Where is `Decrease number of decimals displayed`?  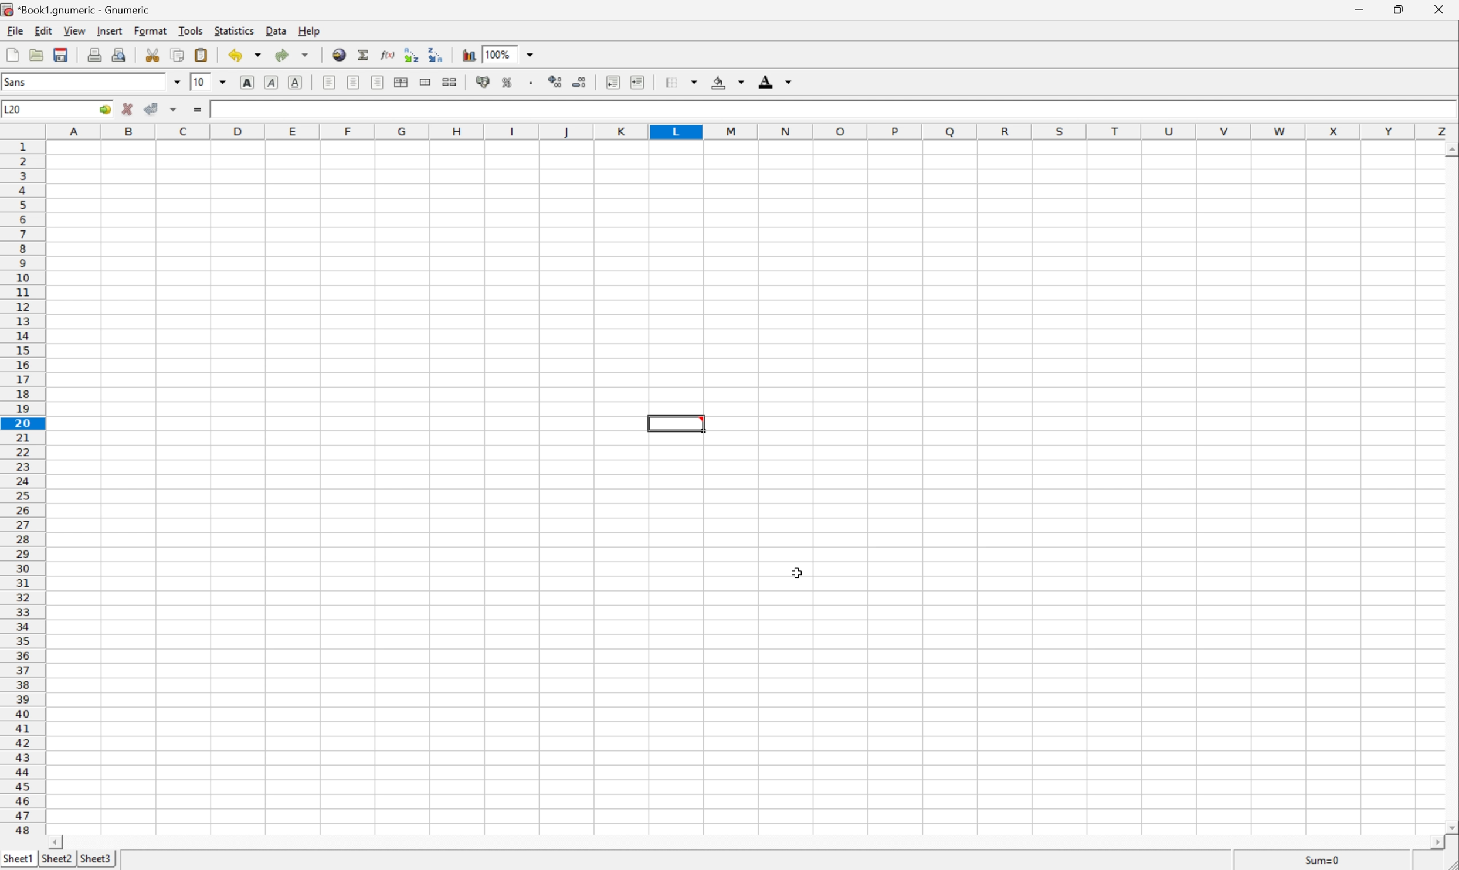
Decrease number of decimals displayed is located at coordinates (580, 82).